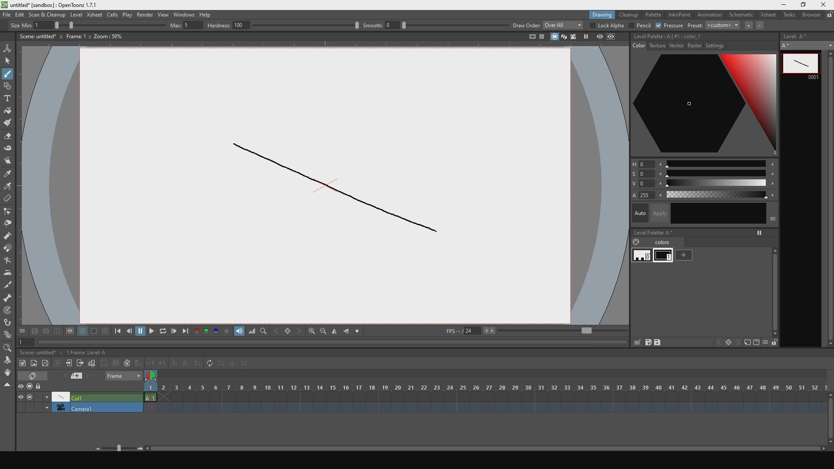 The width and height of the screenshot is (834, 469). I want to click on zoom out, so click(324, 332).